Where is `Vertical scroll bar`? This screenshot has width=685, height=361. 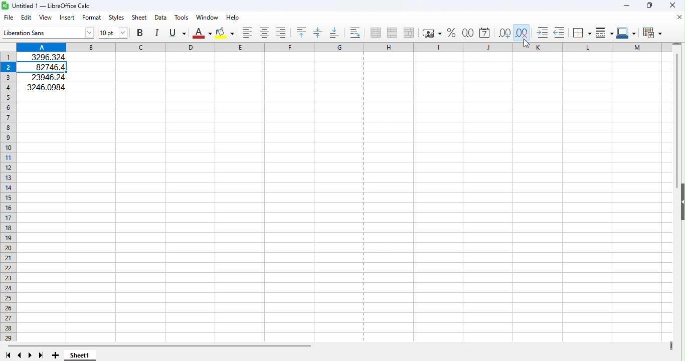 Vertical scroll bar is located at coordinates (678, 105).